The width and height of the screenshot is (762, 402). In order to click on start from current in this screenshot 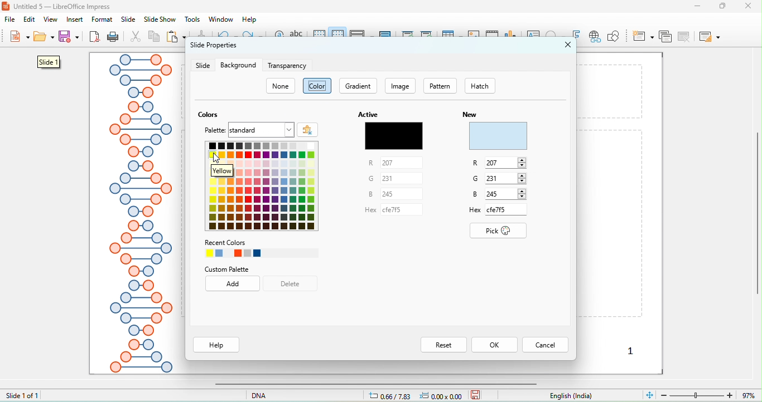, I will do `click(426, 35)`.